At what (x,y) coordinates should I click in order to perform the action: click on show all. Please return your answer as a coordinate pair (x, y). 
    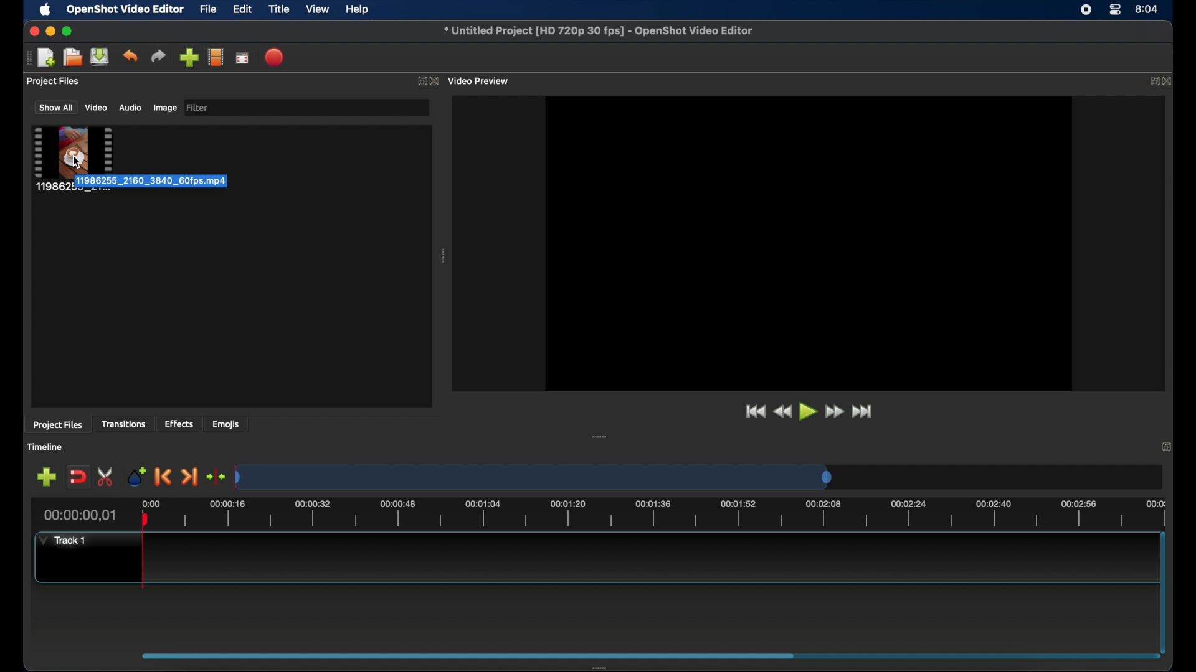
    Looking at the image, I should click on (55, 108).